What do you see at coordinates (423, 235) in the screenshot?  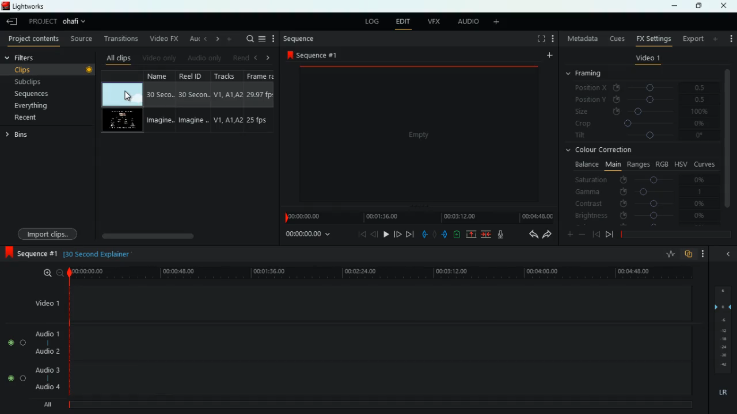 I see `pull` at bounding box center [423, 235].